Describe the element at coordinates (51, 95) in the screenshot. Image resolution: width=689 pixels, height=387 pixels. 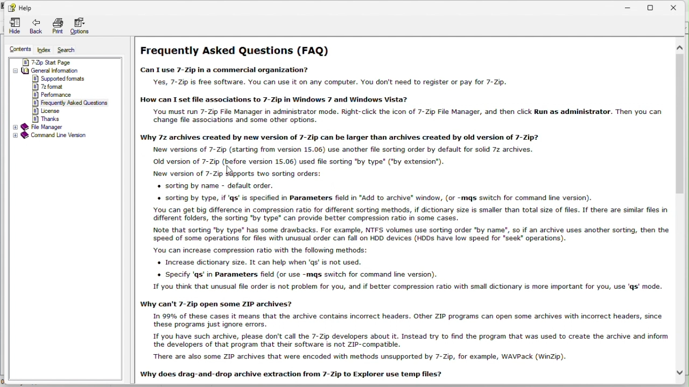
I see `performance` at that location.